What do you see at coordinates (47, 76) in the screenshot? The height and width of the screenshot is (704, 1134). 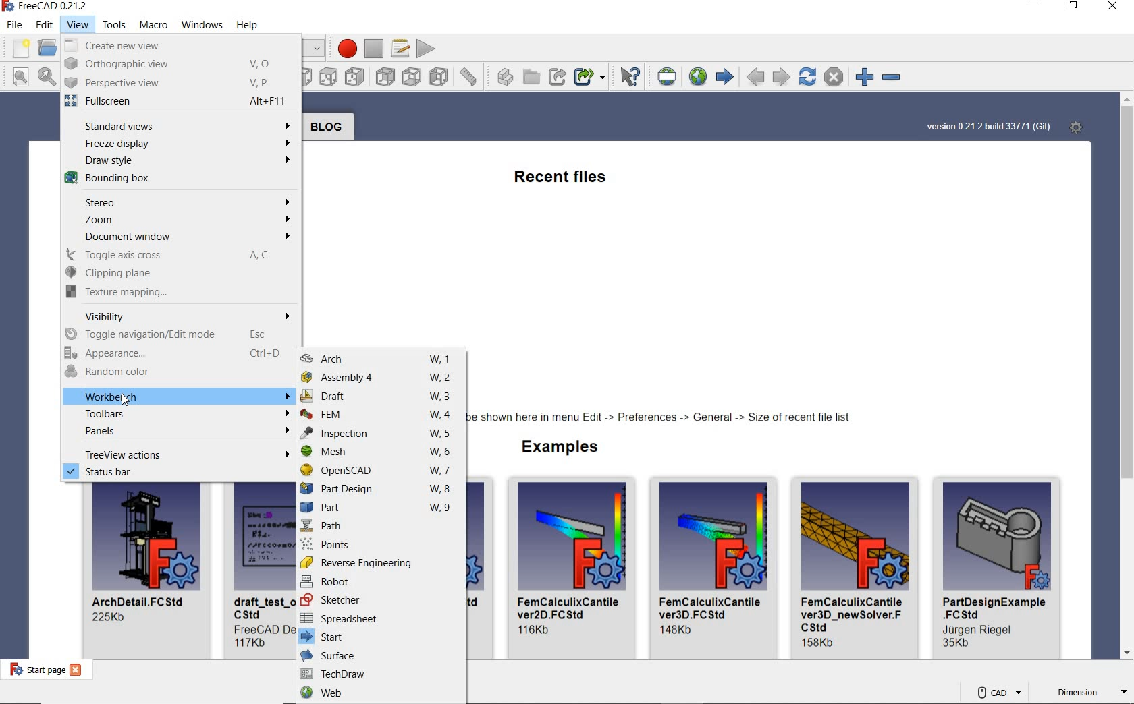 I see `fit selection` at bounding box center [47, 76].